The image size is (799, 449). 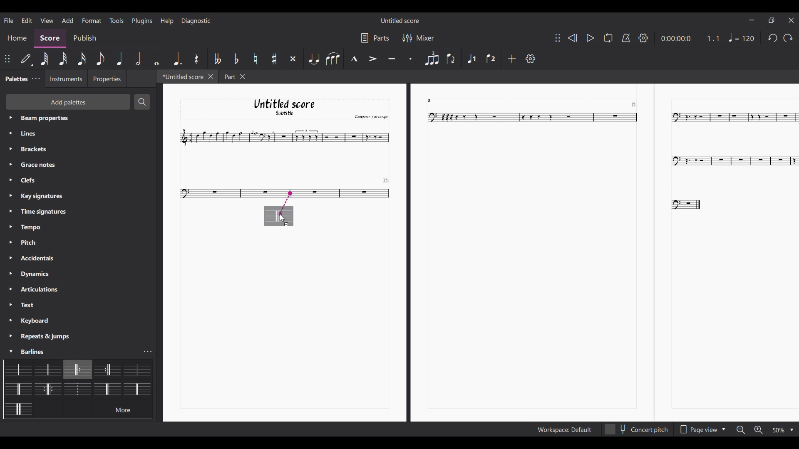 I want to click on Current tab, so click(x=181, y=76).